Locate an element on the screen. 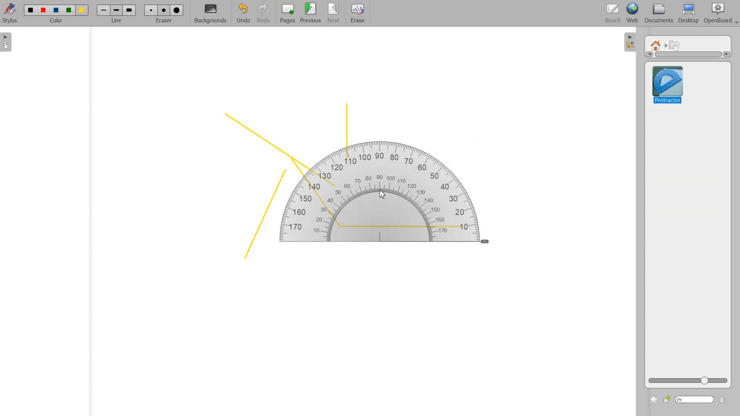 This screenshot has width=740, height=416. Home is located at coordinates (657, 45).